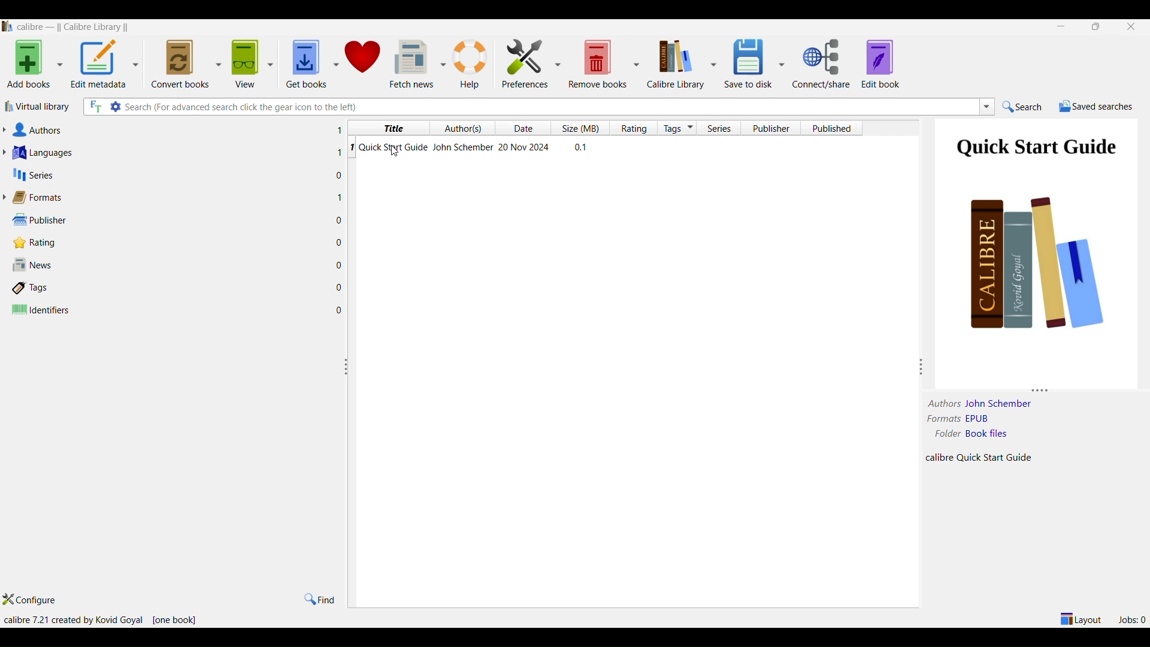  What do you see at coordinates (411, 62) in the screenshot?
I see `fetch news` at bounding box center [411, 62].